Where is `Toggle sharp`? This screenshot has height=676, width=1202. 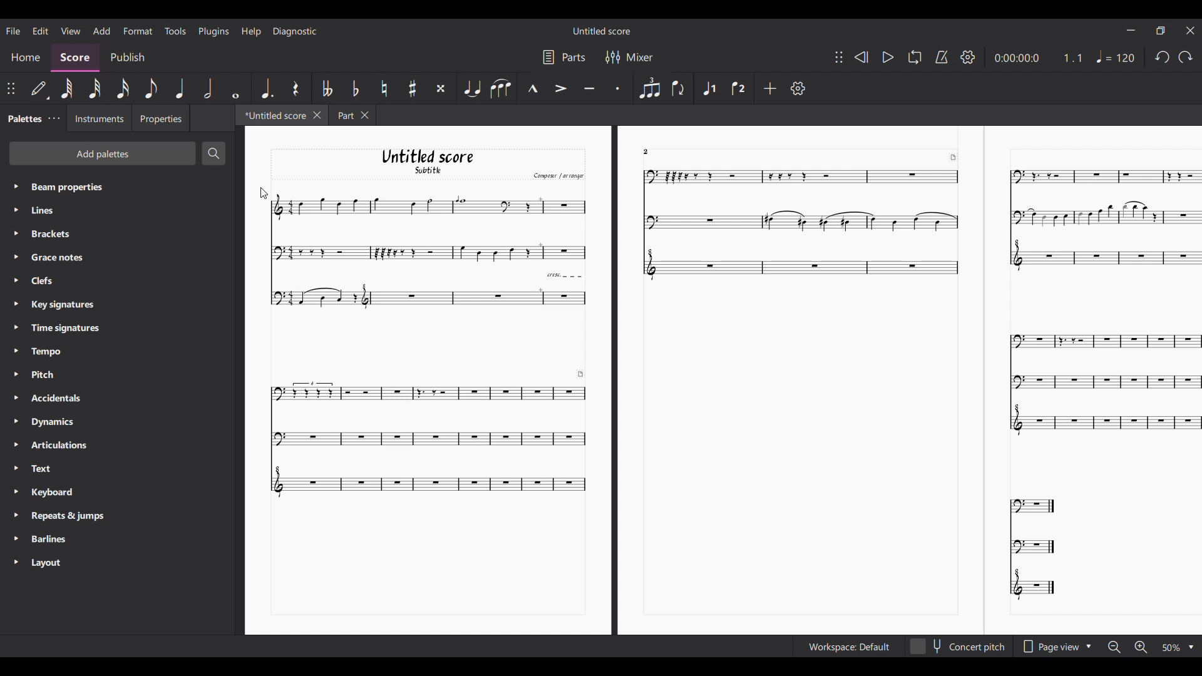
Toggle sharp is located at coordinates (413, 88).